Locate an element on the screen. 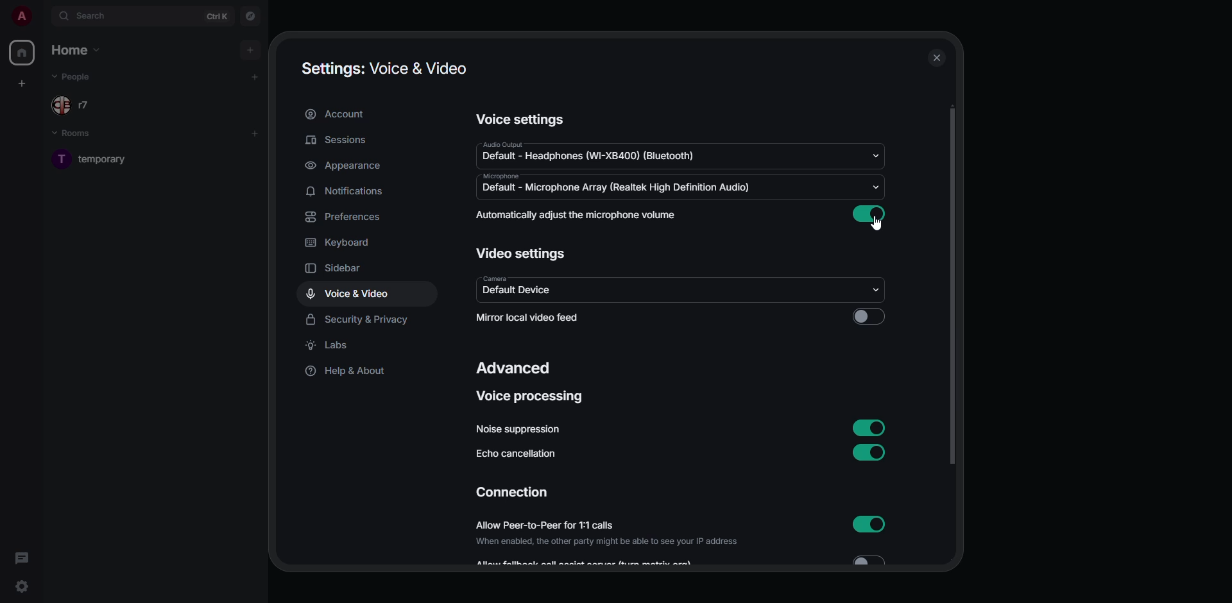  rooms is located at coordinates (74, 133).